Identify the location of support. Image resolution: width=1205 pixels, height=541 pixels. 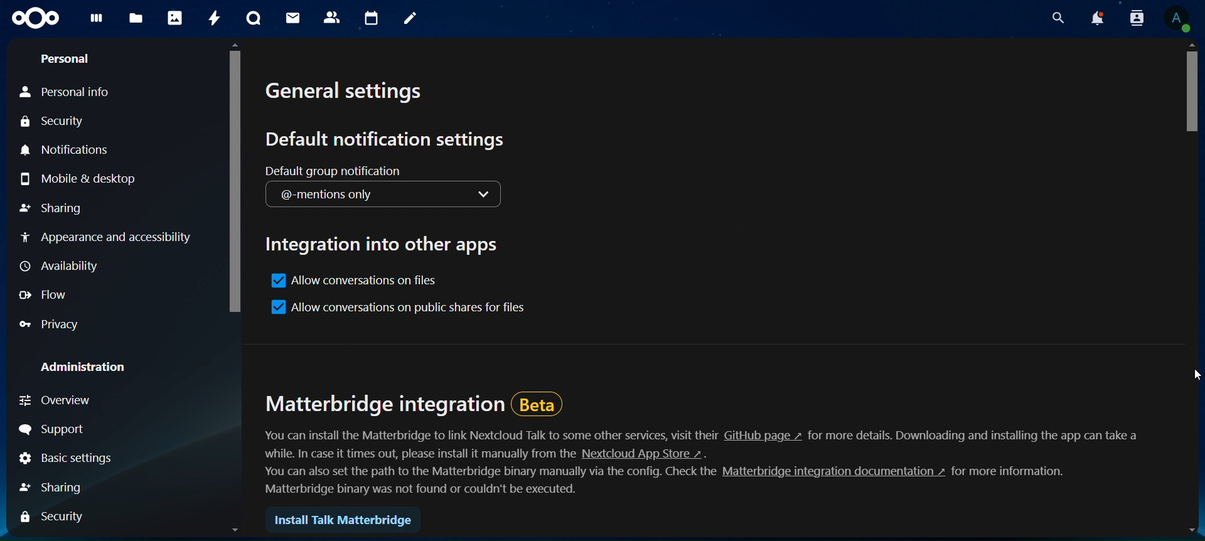
(62, 431).